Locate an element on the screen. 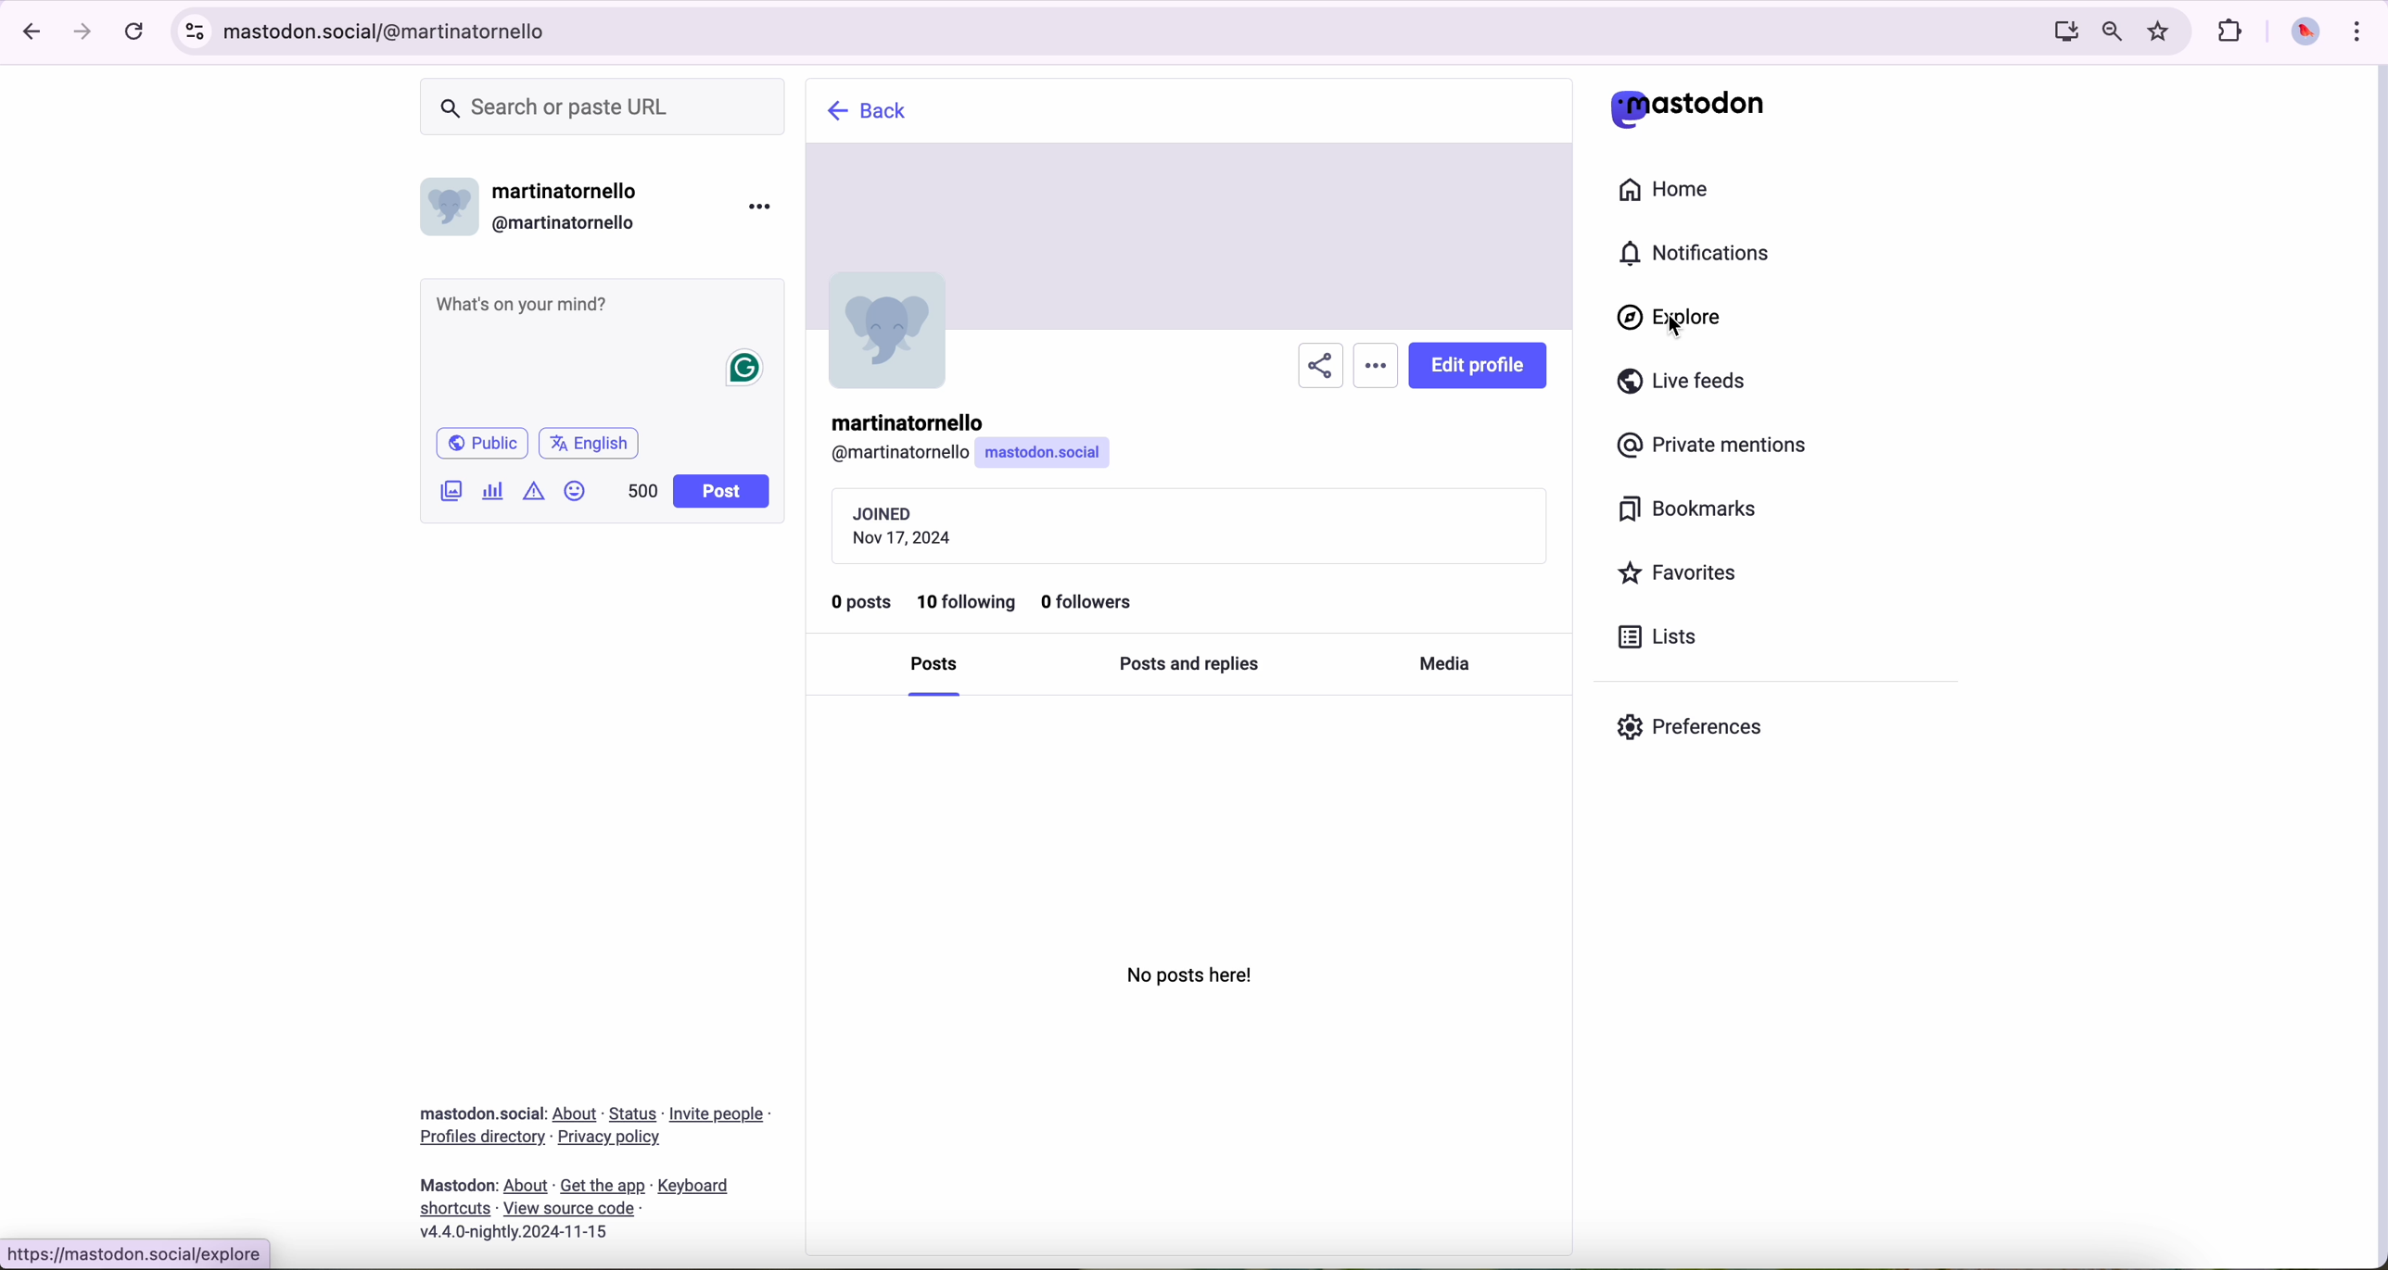 The width and height of the screenshot is (2388, 1270). posts and replies is located at coordinates (1197, 662).